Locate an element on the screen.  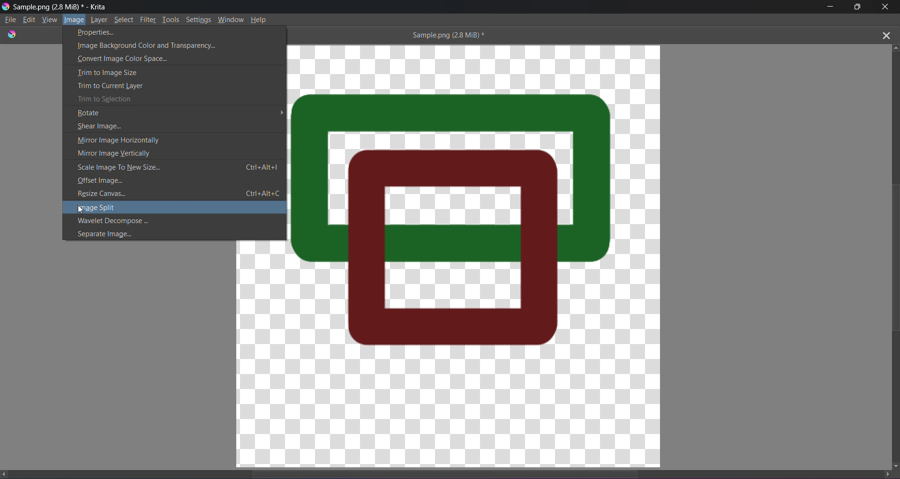
Filter is located at coordinates (149, 19).